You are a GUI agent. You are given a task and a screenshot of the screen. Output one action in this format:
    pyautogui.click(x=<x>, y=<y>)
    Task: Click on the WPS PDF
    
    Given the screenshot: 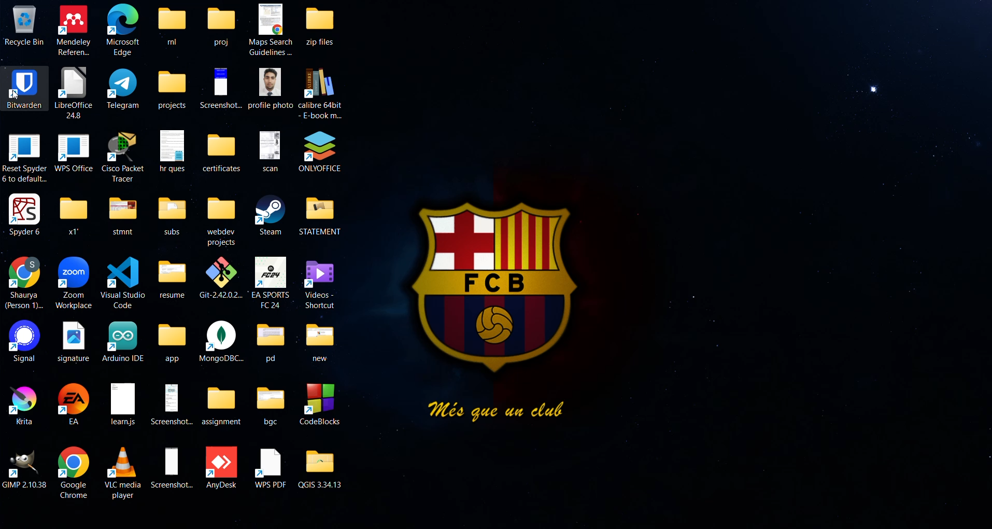 What is the action you would take?
    pyautogui.click(x=271, y=467)
    